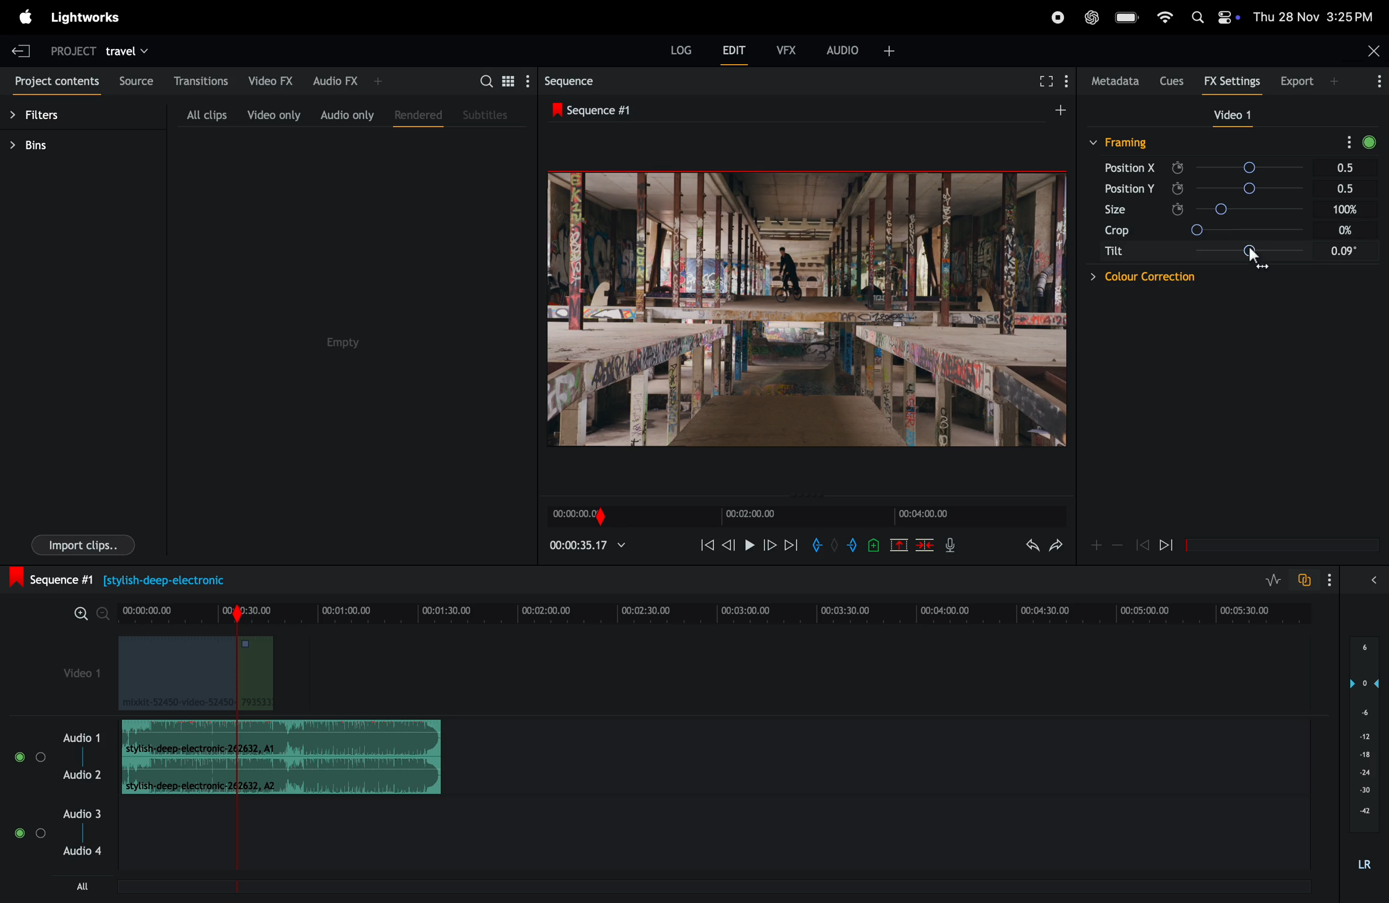  Describe the element at coordinates (1130, 143) in the screenshot. I see `framing` at that location.